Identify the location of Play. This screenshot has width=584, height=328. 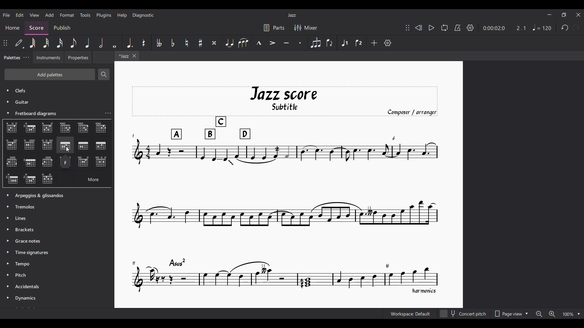
(432, 28).